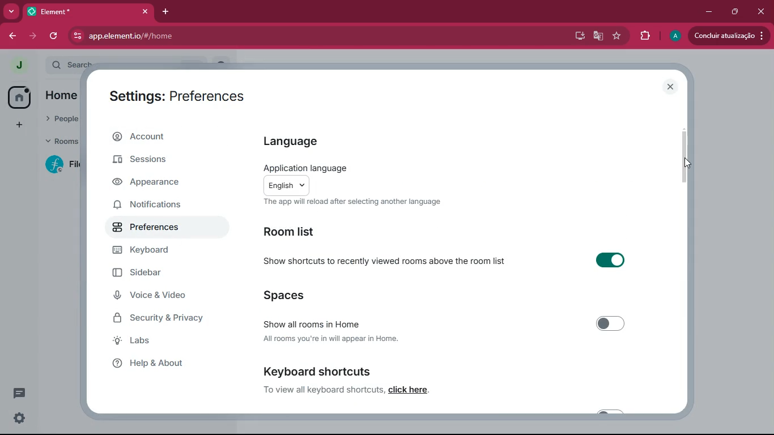 The height and width of the screenshot is (435, 774). What do you see at coordinates (287, 185) in the screenshot?
I see `english` at bounding box center [287, 185].